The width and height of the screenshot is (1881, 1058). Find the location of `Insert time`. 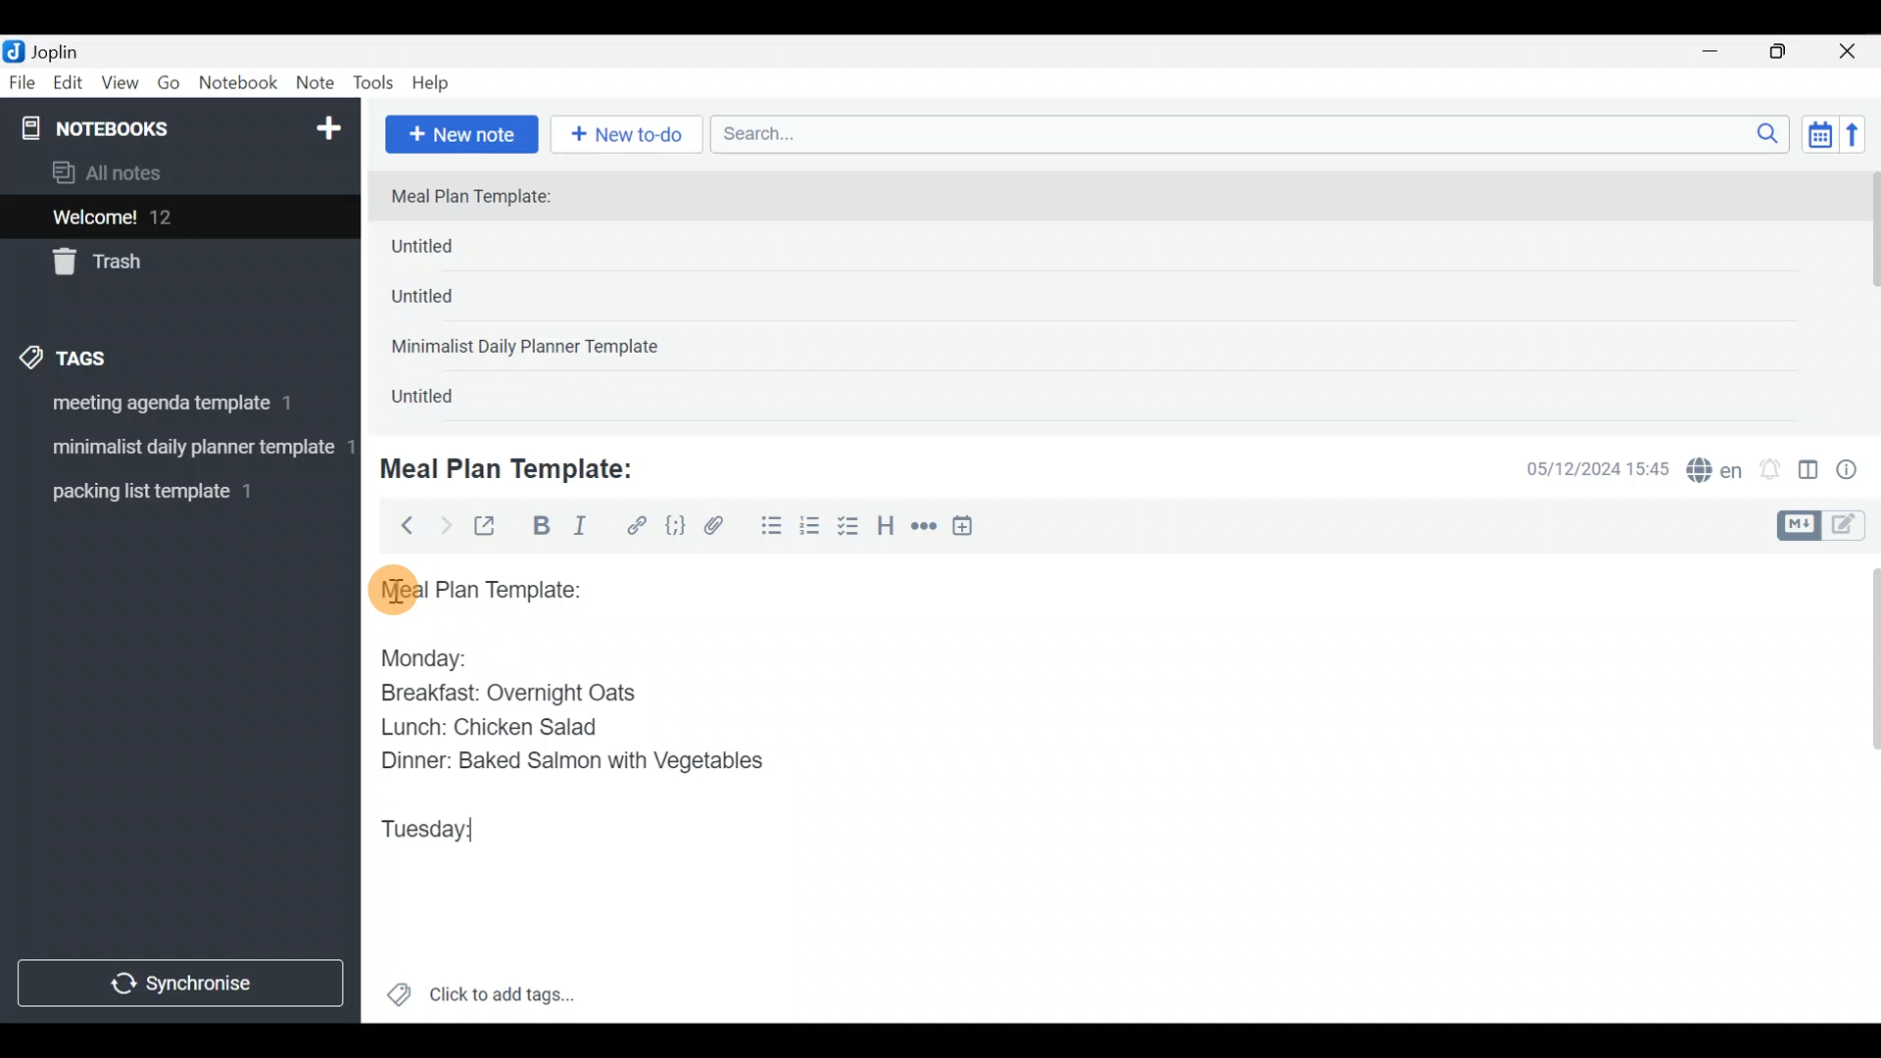

Insert time is located at coordinates (972, 529).